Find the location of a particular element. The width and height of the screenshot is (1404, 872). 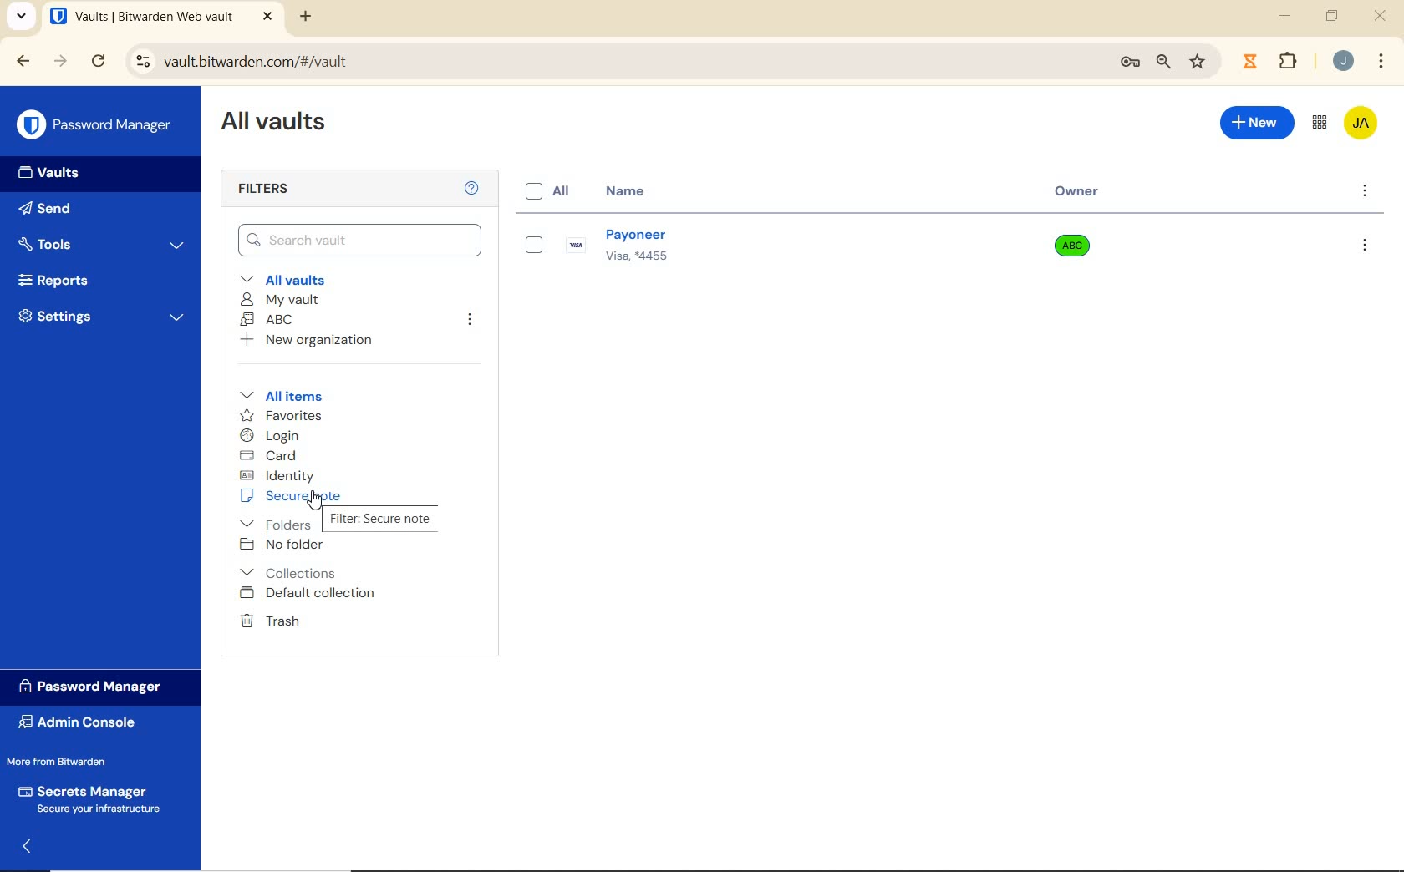

card is located at coordinates (271, 455).